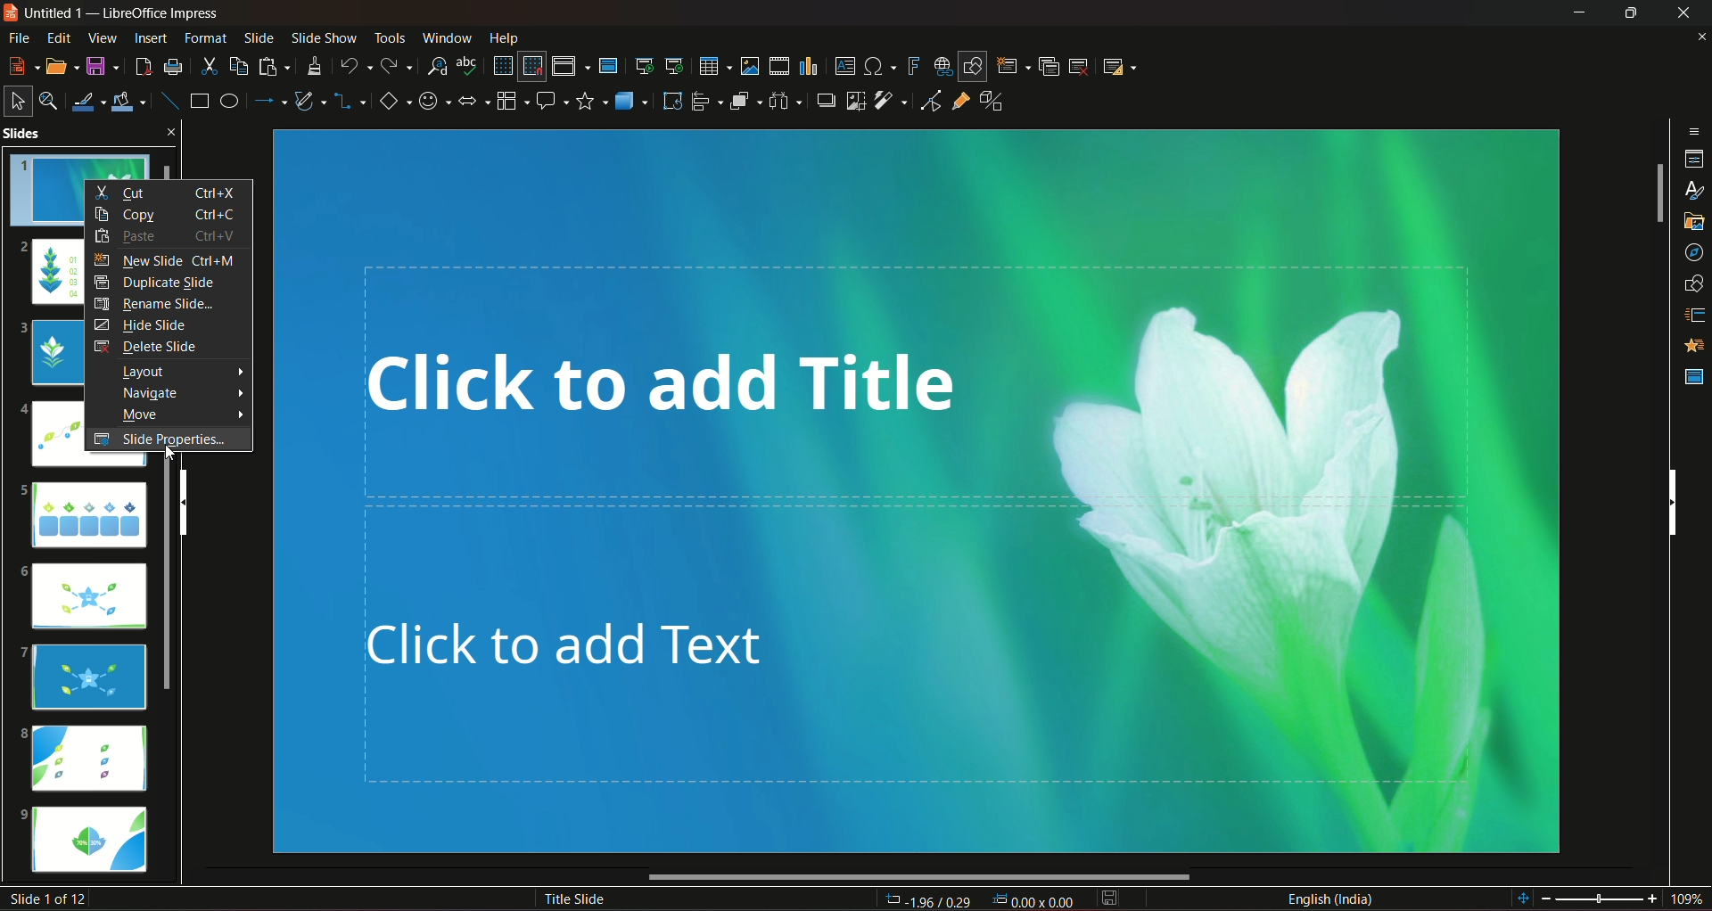 This screenshot has height=911, width=1712. What do you see at coordinates (18, 99) in the screenshot?
I see `select` at bounding box center [18, 99].